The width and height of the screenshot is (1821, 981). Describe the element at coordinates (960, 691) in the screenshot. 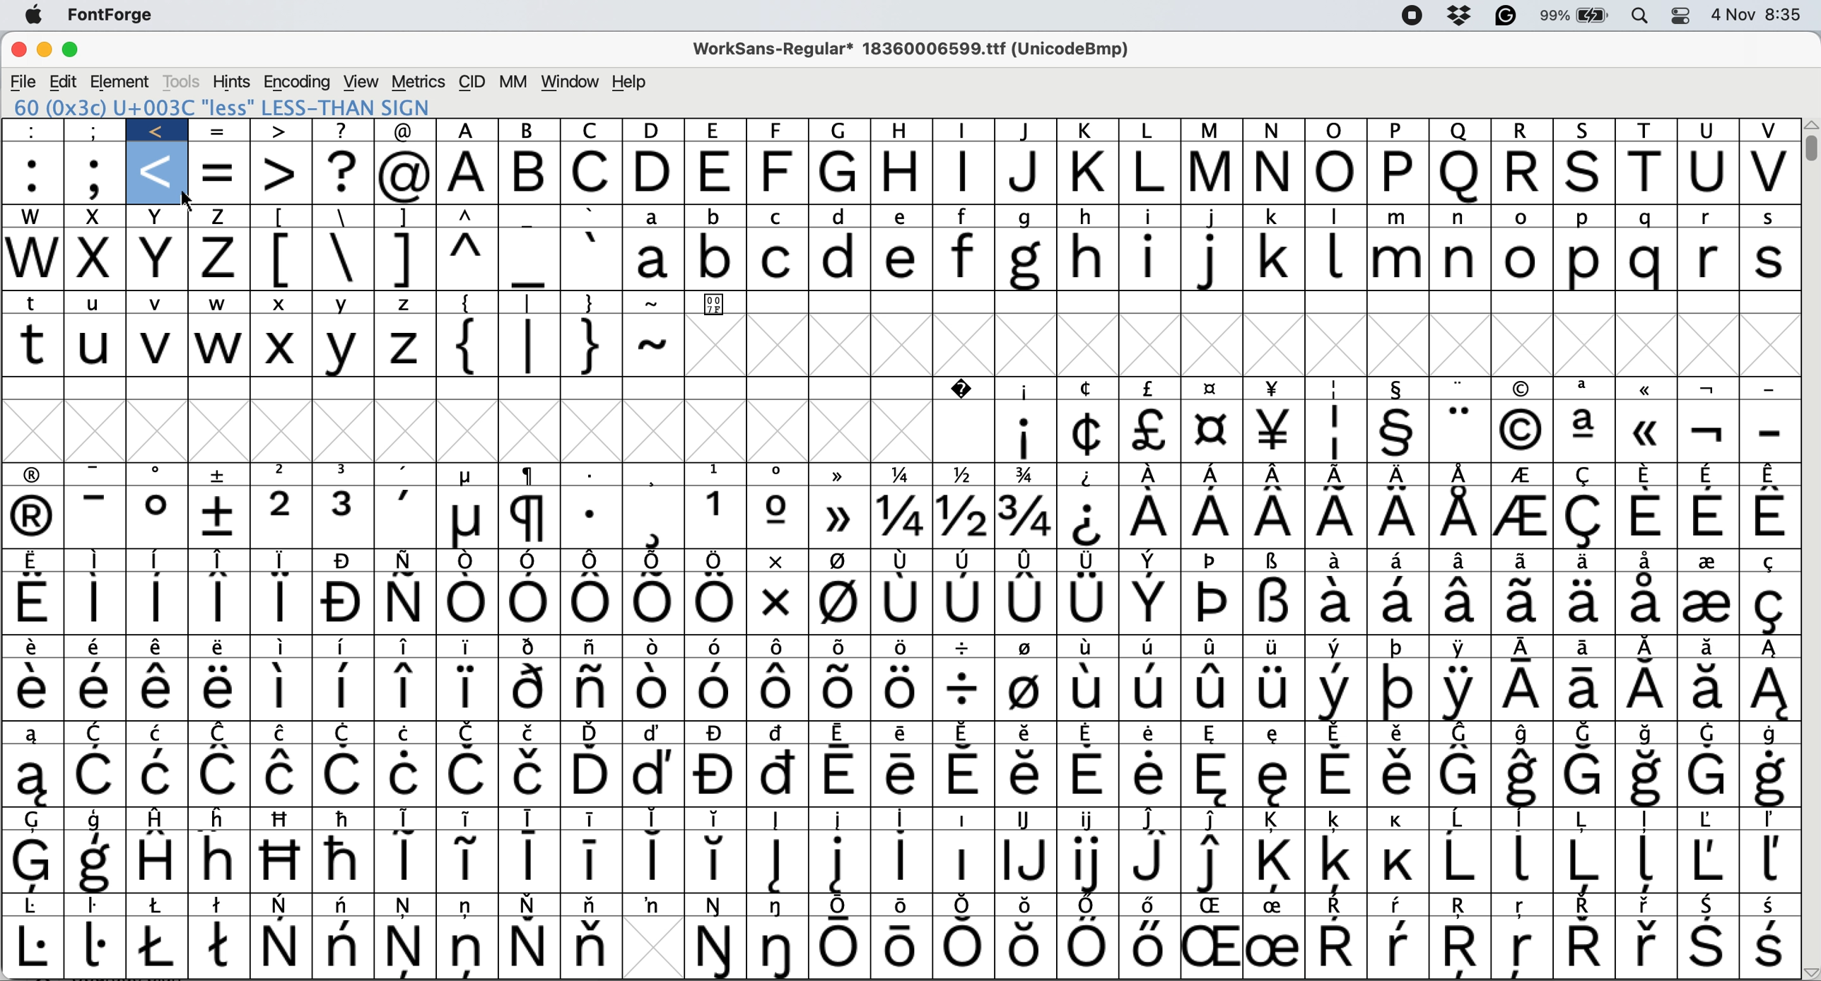

I see `Symbol` at that location.